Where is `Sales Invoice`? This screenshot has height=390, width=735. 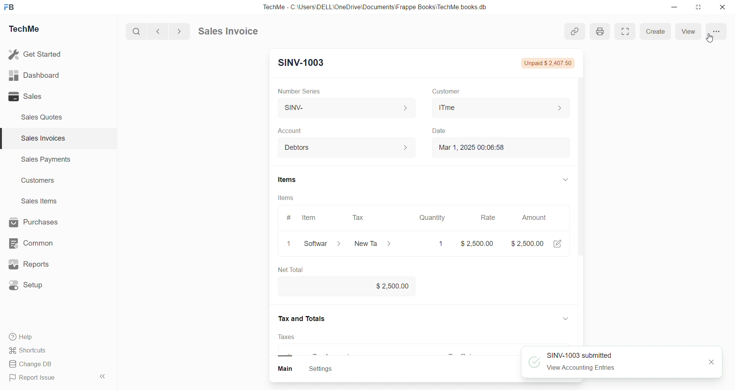 Sales Invoice is located at coordinates (231, 32).